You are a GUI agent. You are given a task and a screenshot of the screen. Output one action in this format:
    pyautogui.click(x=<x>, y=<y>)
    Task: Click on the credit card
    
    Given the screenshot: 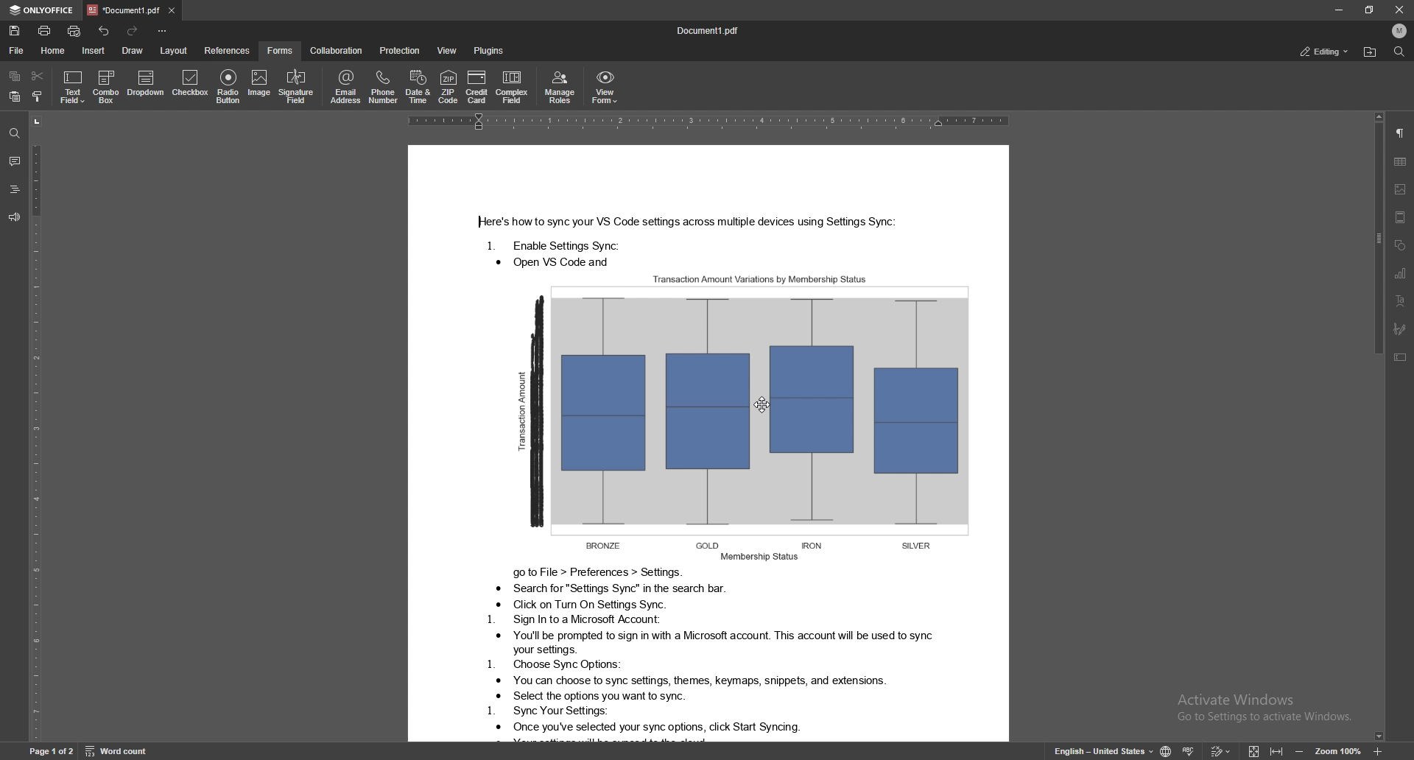 What is the action you would take?
    pyautogui.click(x=478, y=86)
    